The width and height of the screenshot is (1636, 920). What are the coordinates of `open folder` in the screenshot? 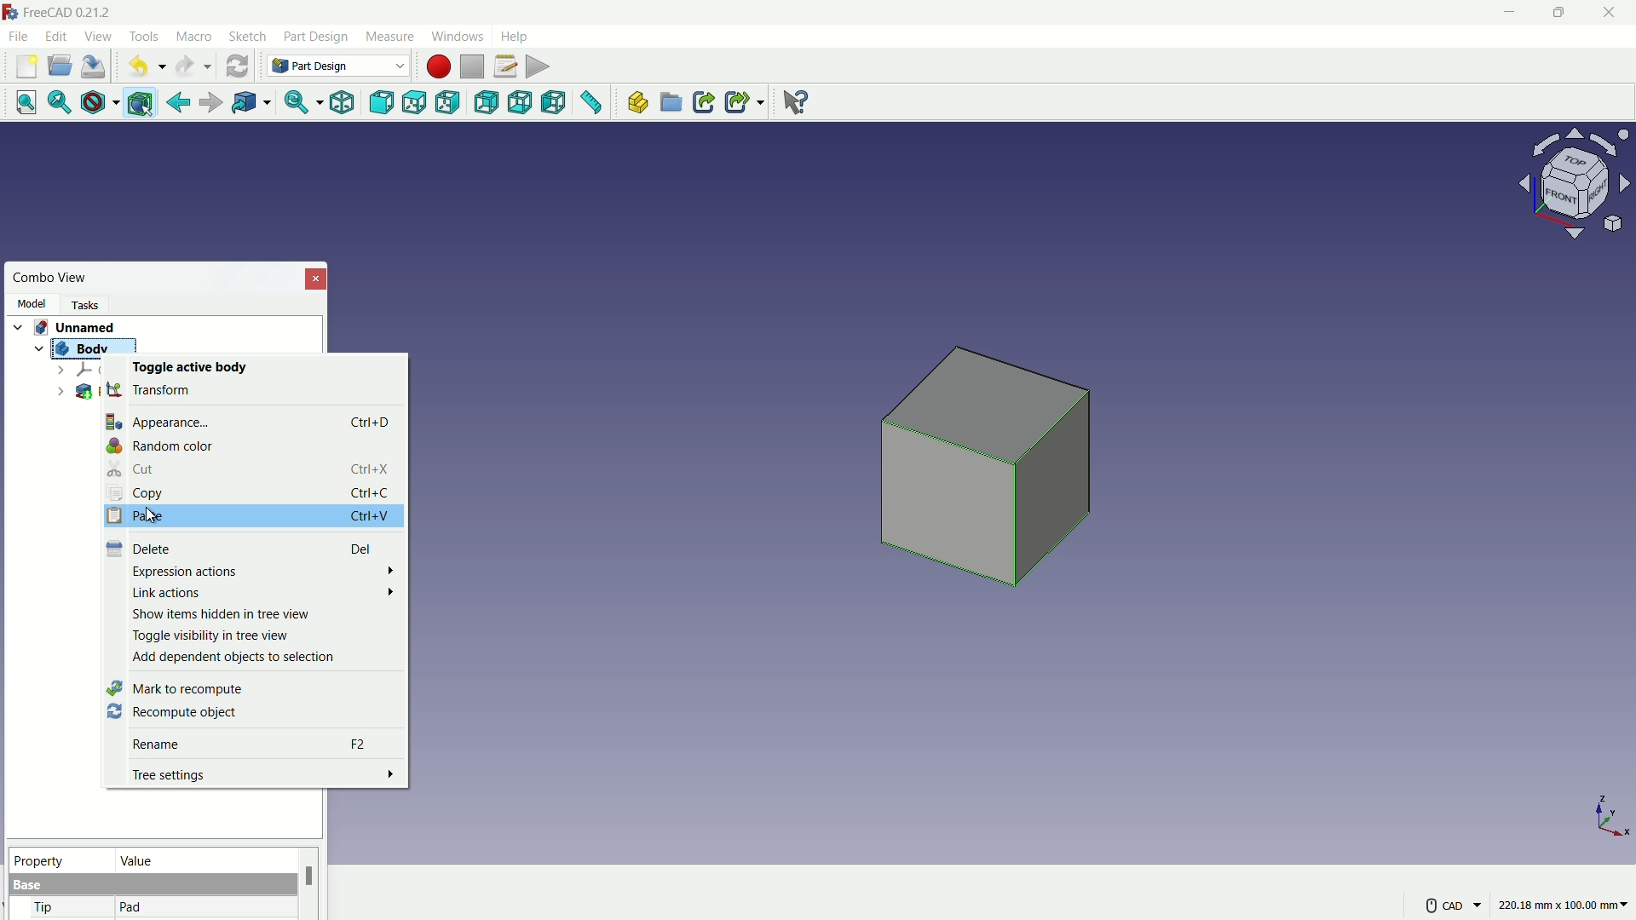 It's located at (60, 66).